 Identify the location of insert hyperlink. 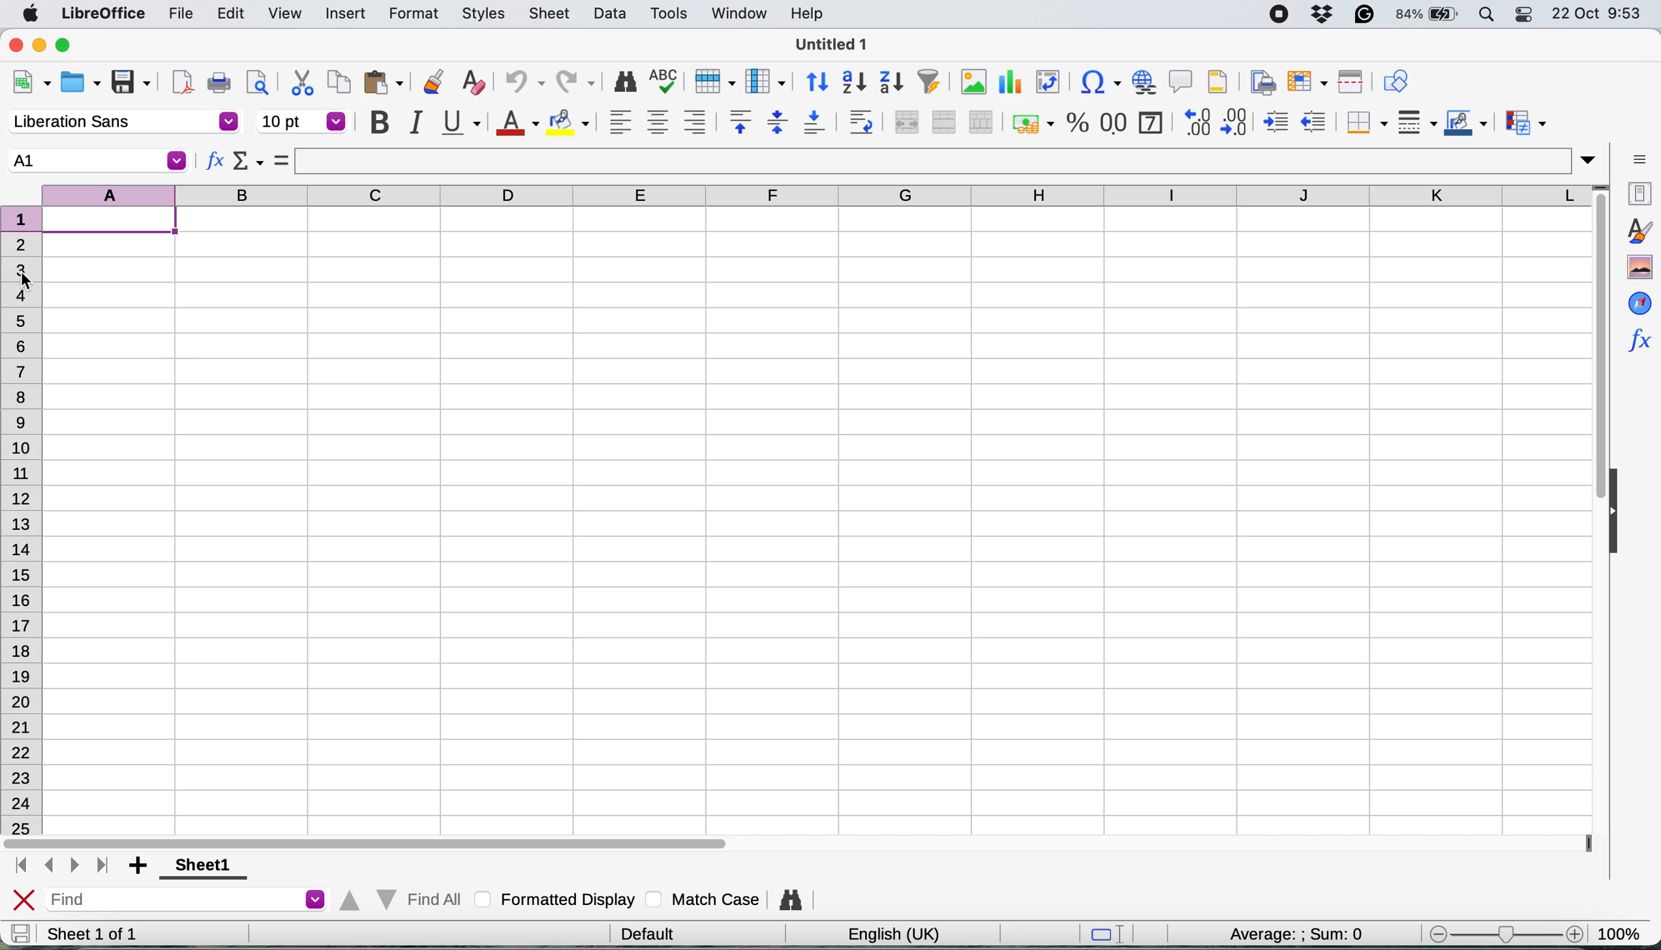
(1095, 84).